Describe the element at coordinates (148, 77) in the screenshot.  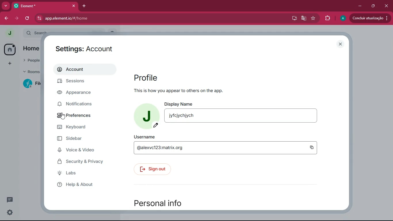
I see `profile` at that location.